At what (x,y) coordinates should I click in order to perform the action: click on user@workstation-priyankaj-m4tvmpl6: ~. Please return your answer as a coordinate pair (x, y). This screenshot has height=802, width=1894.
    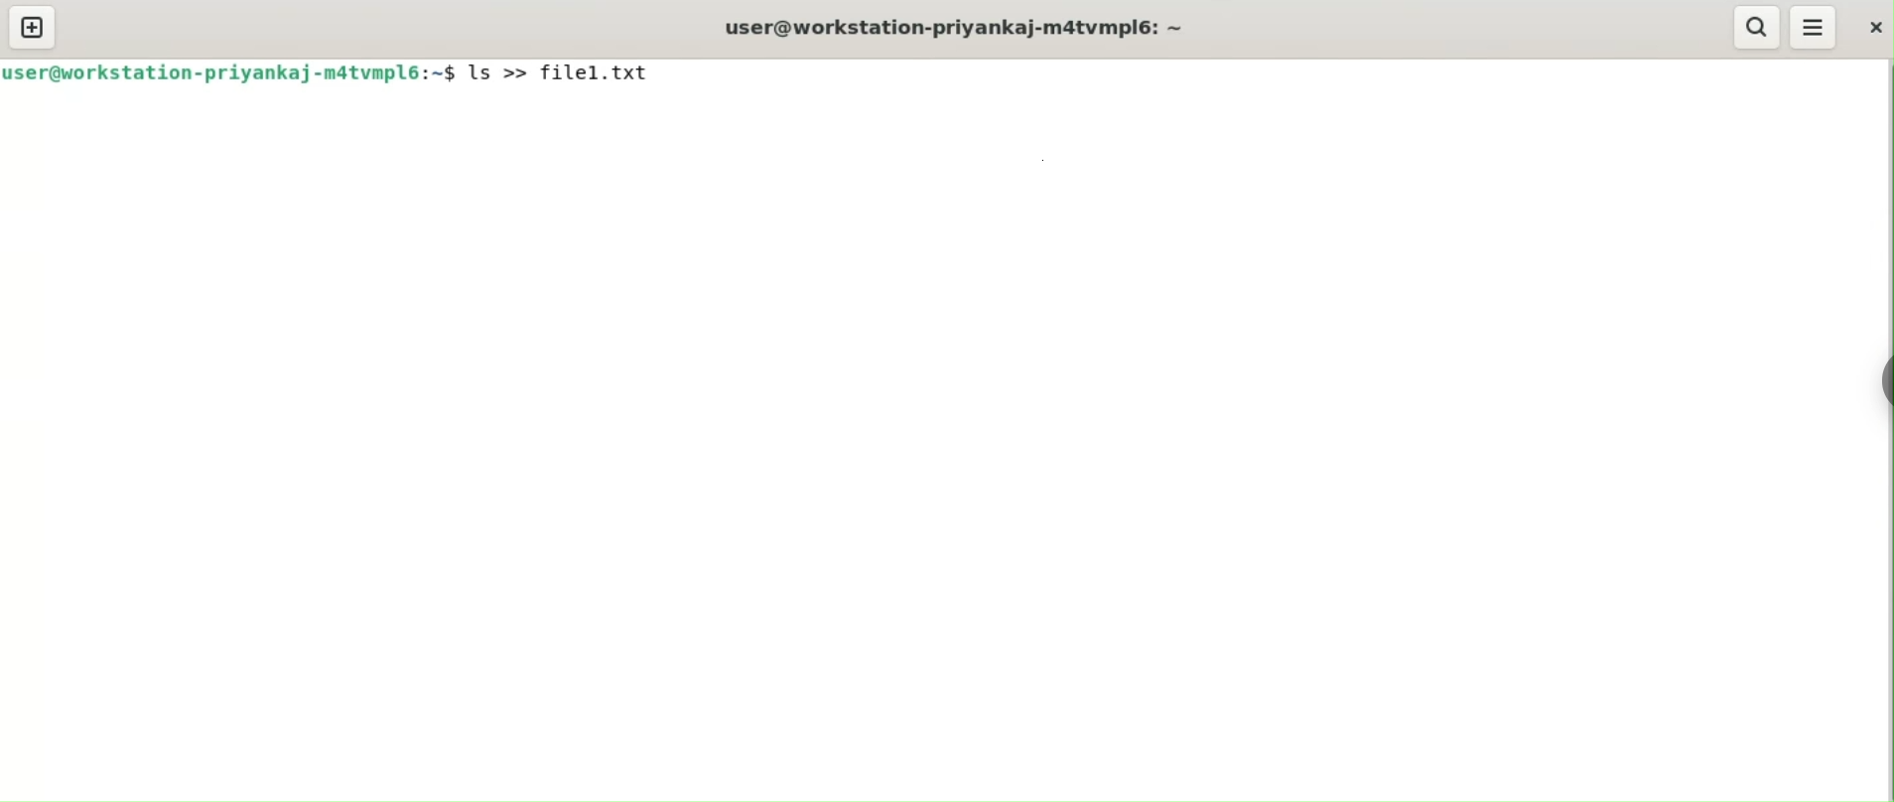
    Looking at the image, I should click on (960, 27).